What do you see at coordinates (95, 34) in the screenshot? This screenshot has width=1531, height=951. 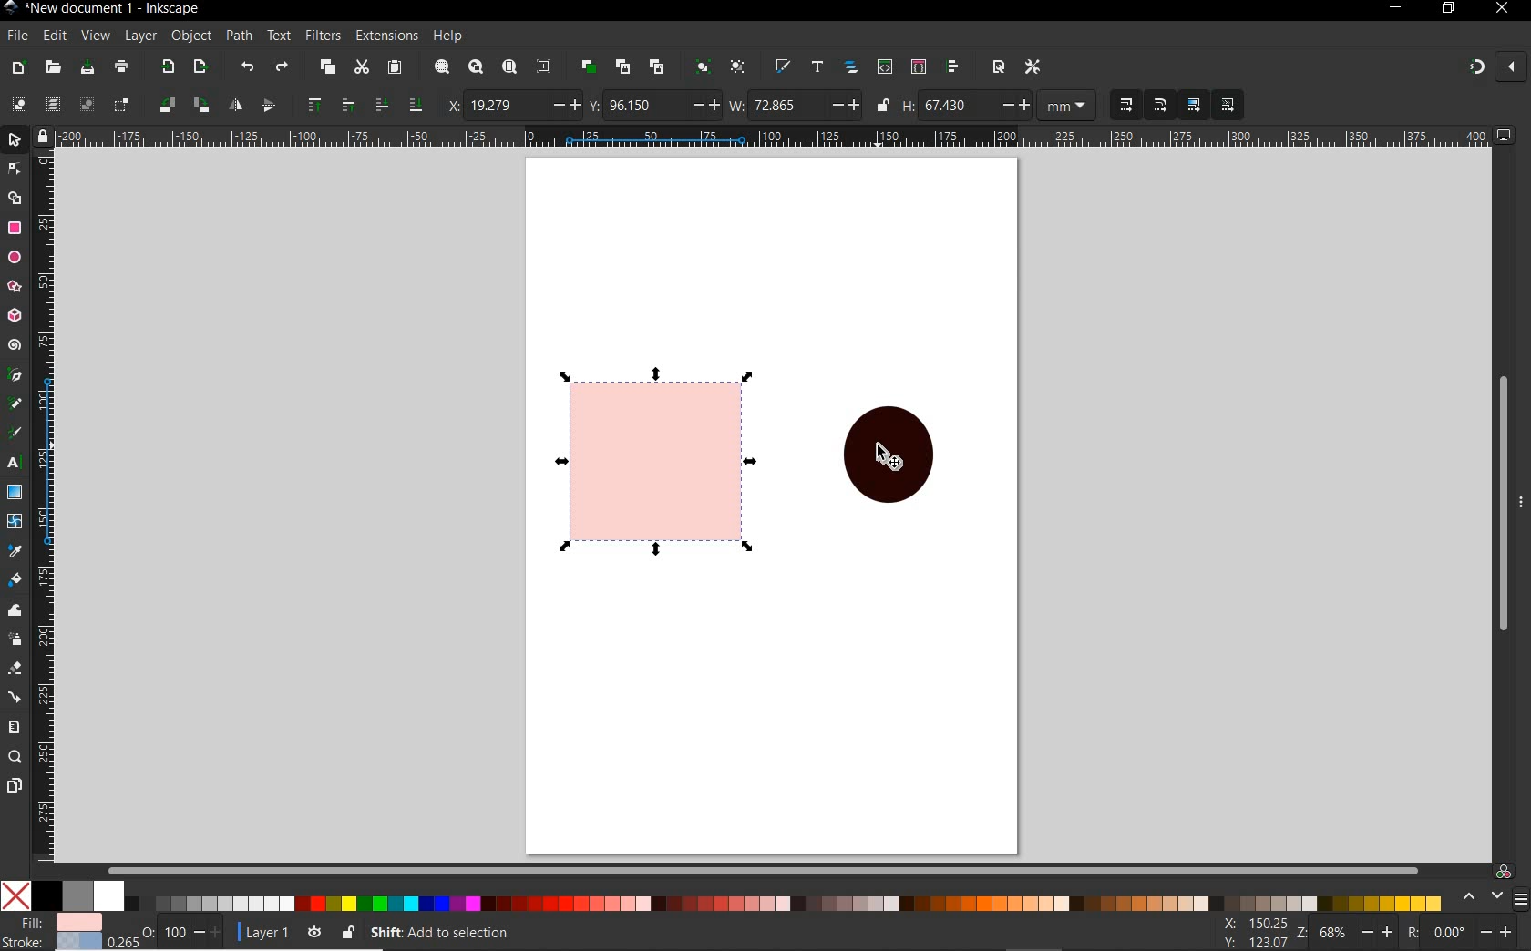 I see `view` at bounding box center [95, 34].